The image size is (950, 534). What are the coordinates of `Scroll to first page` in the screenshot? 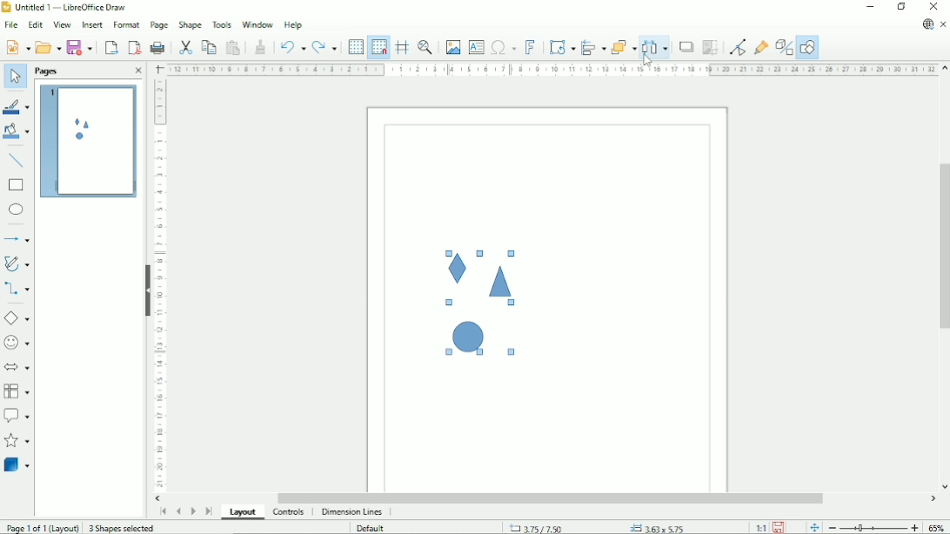 It's located at (162, 512).